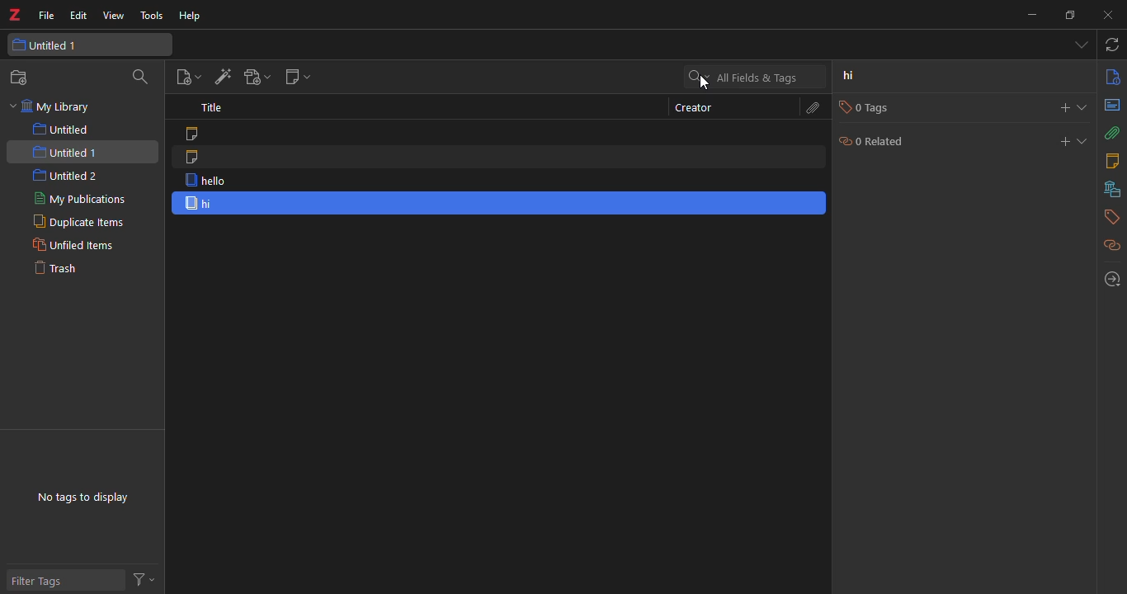 This screenshot has width=1127, height=594. I want to click on file, so click(45, 17).